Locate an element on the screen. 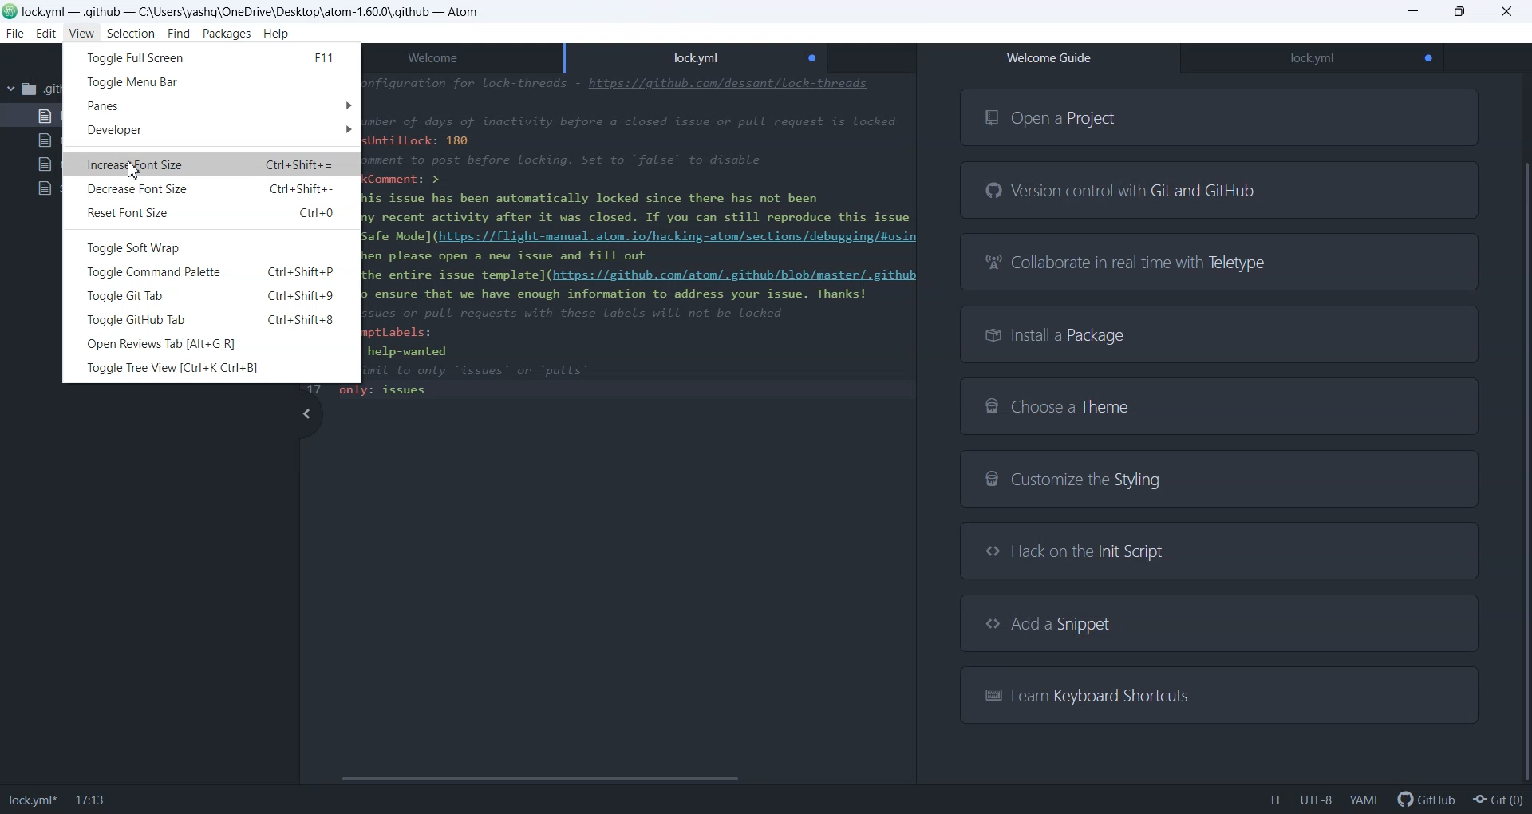 The width and height of the screenshot is (1532, 814). # Configuration for lock-threads - https://qgithub.com/dessant/Lock-threads

# Number of days of inactivity before a closed issue or pull request is Locked

daysUntillock: 180

# Comment to post before Locking. Set to “false to disable

lockComment: >
This issue has been automatically locked since there has not been
any recent activity after it was closed. If you can still reproduce this issue
[Safe Mode] (https: //flight-manual.atom.io/hacking-atom/sections/debugging/#usin
then please open a new issue and fill out
[the entire issue template](https://github.com/atom/.github/blob/master/.github
to ensure that we have enough information to address your issue. Thanks!

# Issues or pull requests with these Labels will not be Locked

exemptLabels:
- help-wanted

# Limit to only “issues” or “pulls

only: issues is located at coordinates (650, 237).